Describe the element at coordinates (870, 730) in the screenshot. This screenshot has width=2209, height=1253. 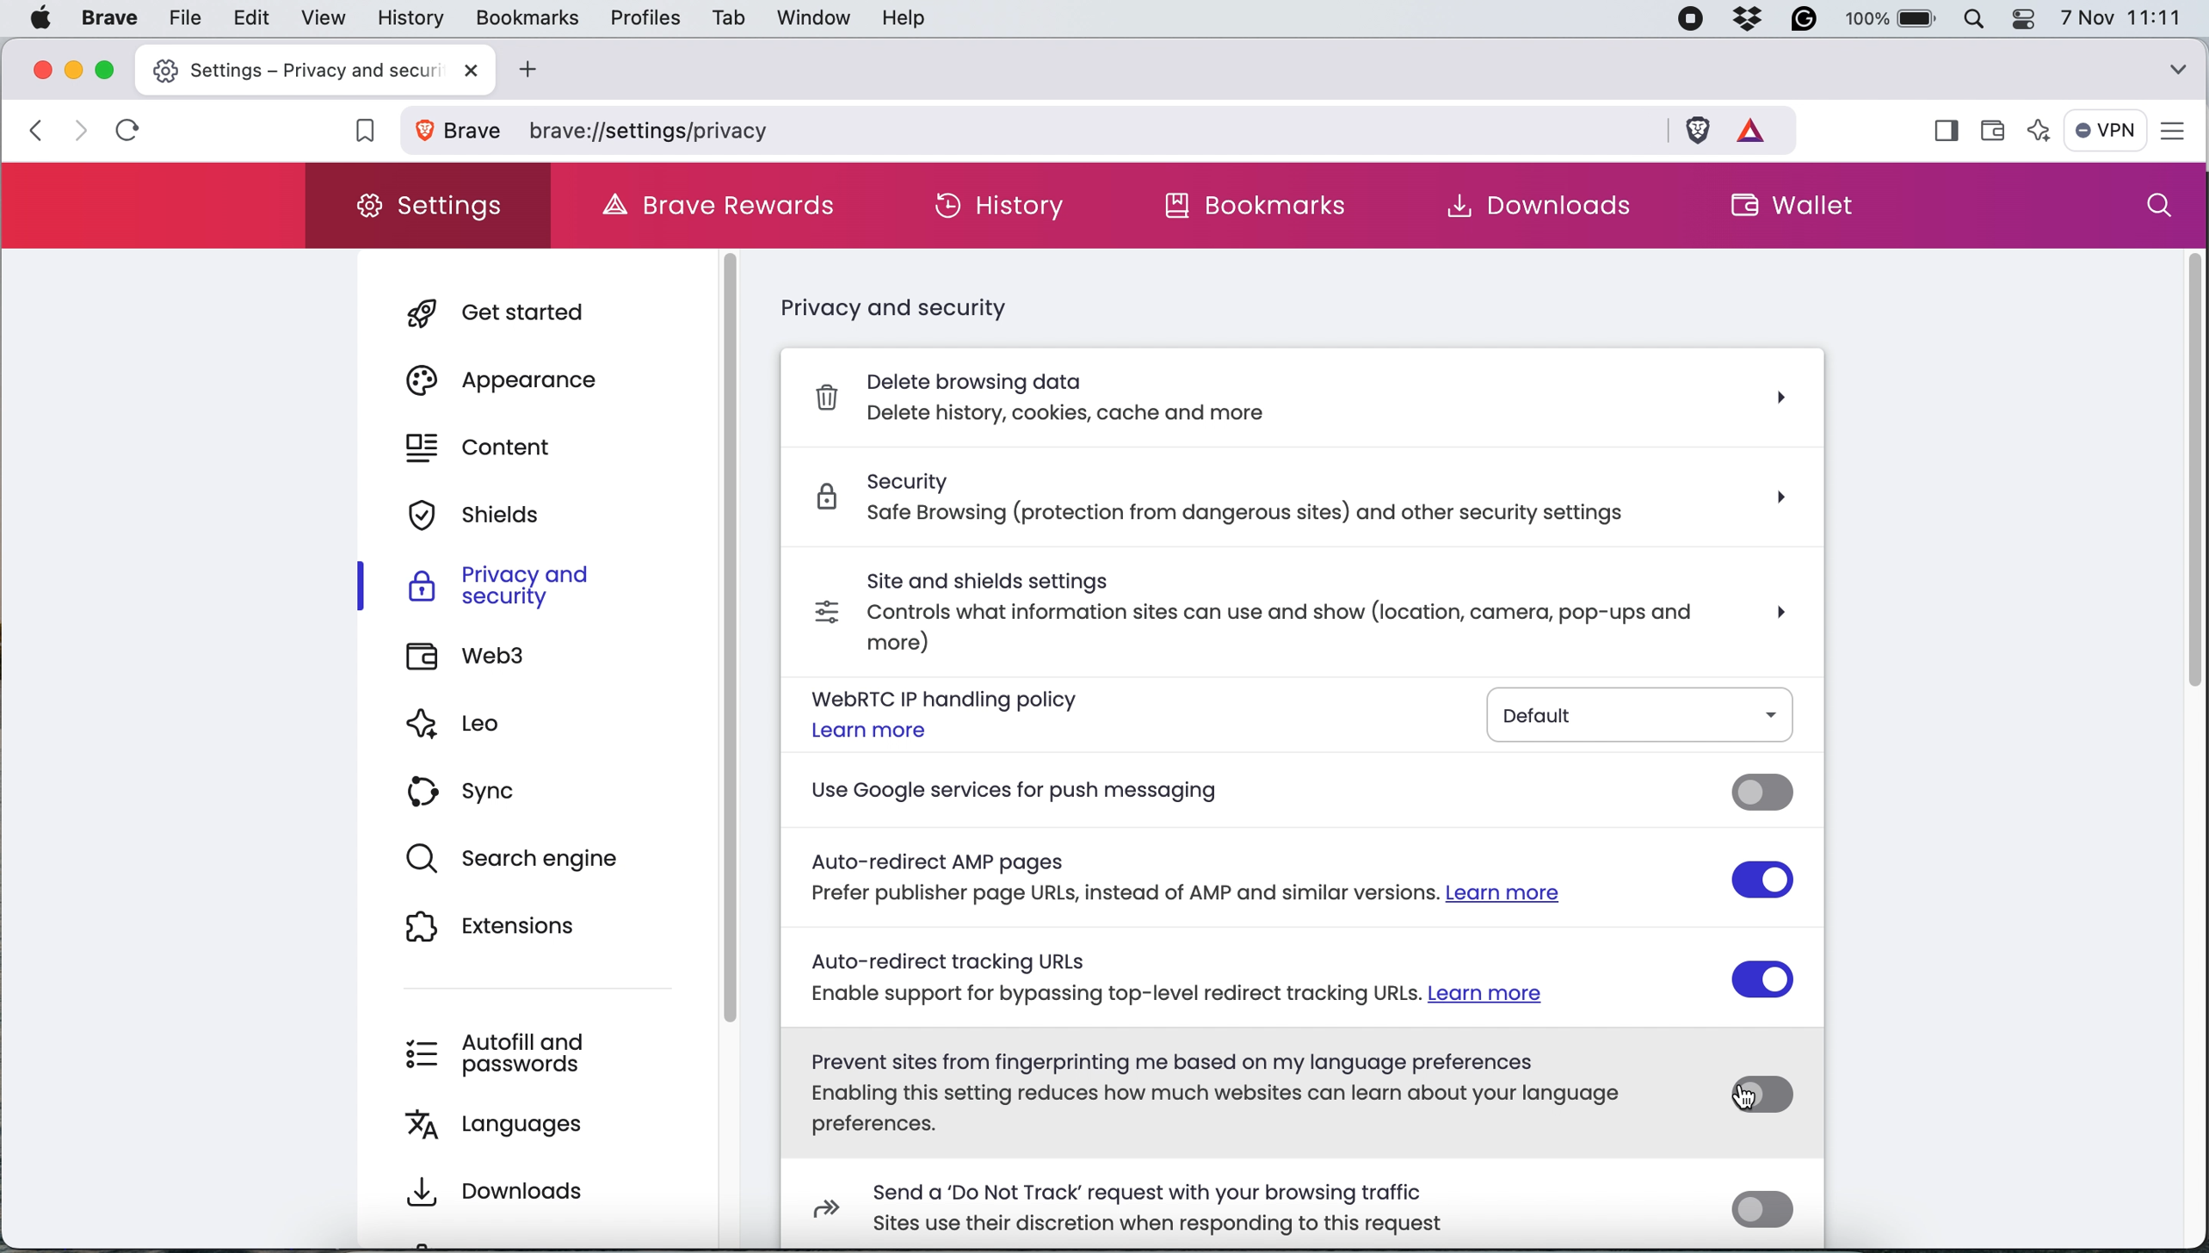
I see `Learn more` at that location.